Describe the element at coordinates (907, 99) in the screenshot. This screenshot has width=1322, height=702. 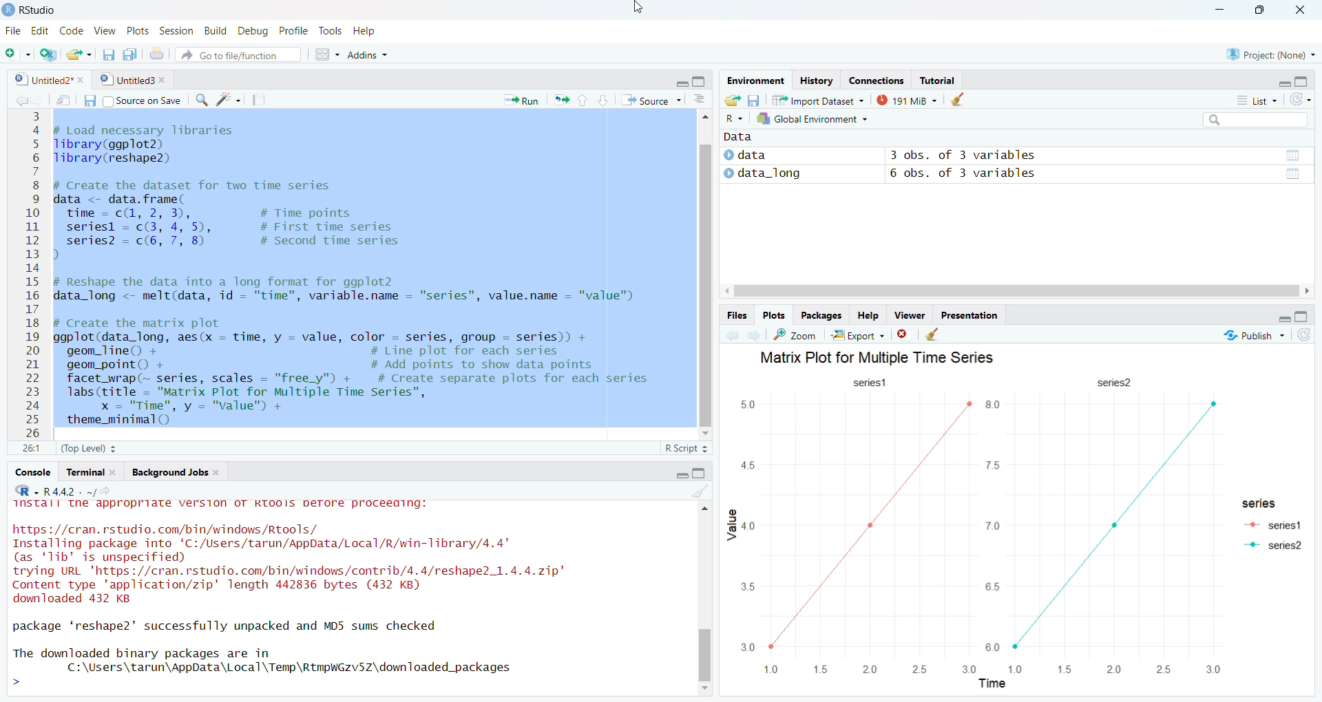
I see `242miB` at that location.